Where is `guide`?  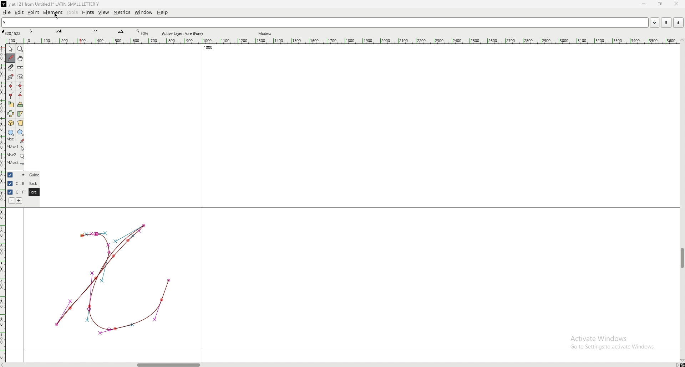 guide is located at coordinates (34, 175).